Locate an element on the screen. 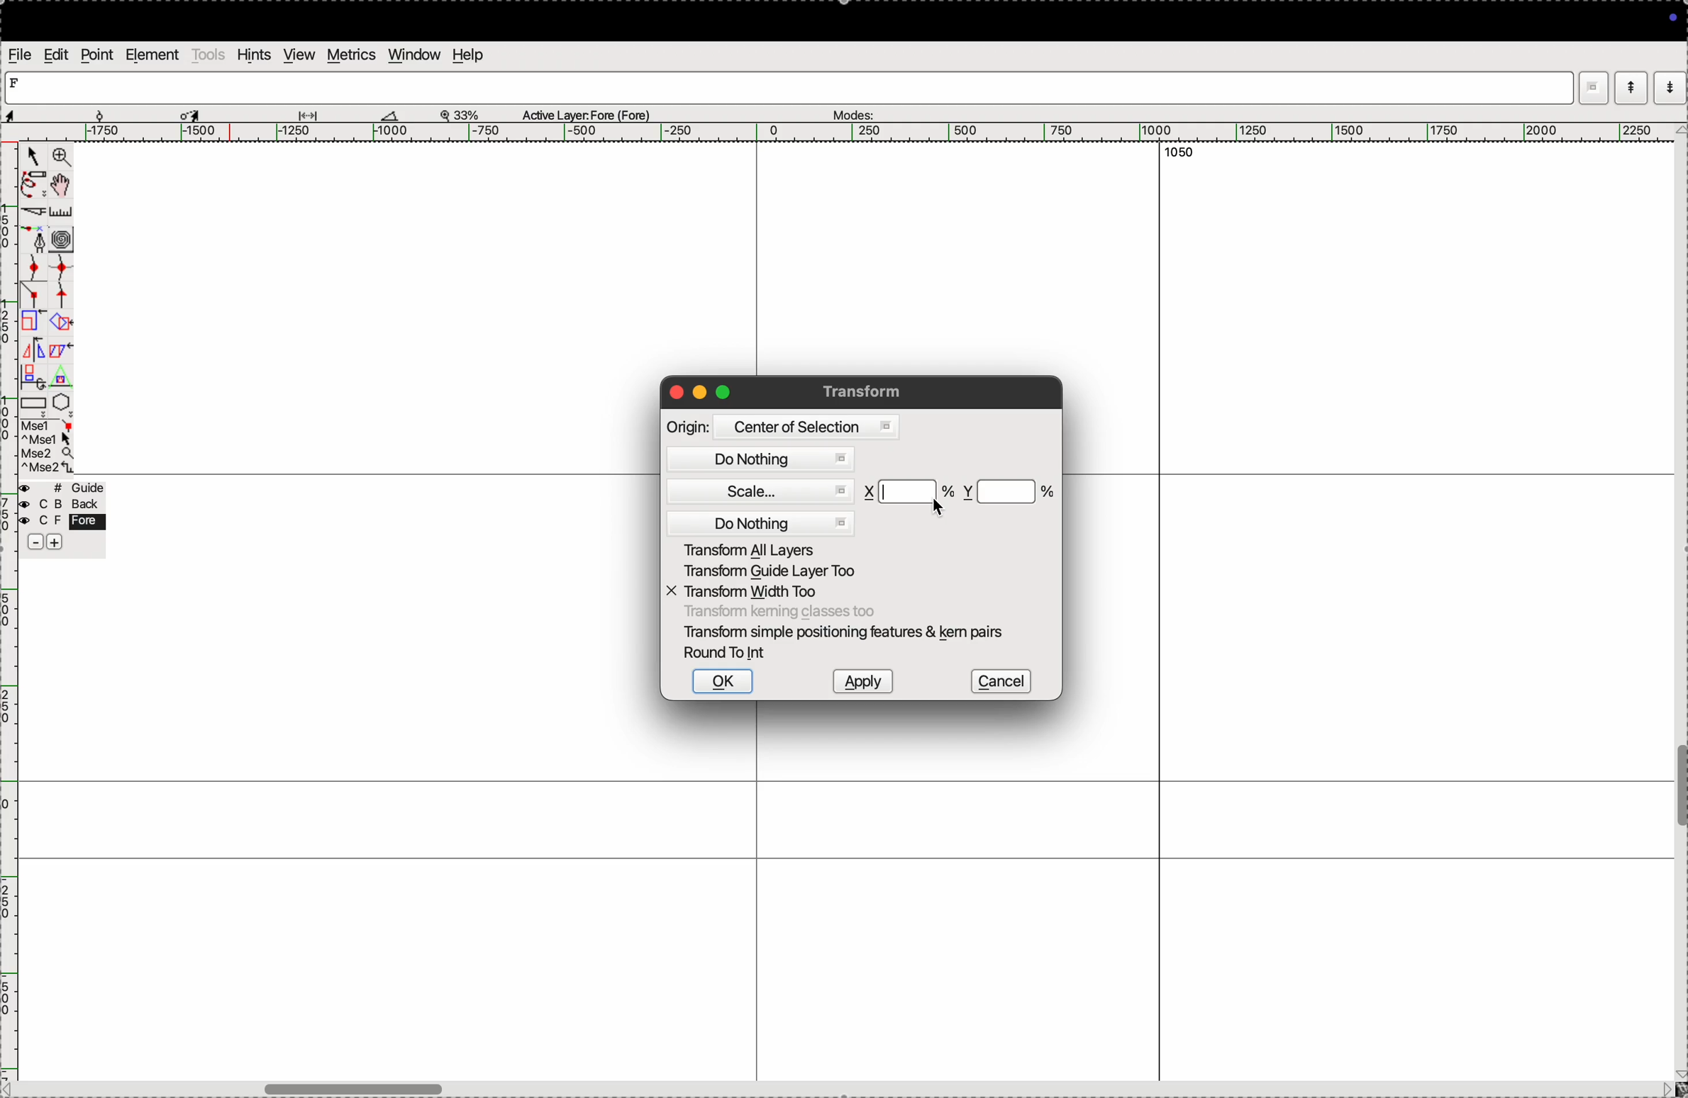 The height and width of the screenshot is (1098, 1688). boat is located at coordinates (396, 115).